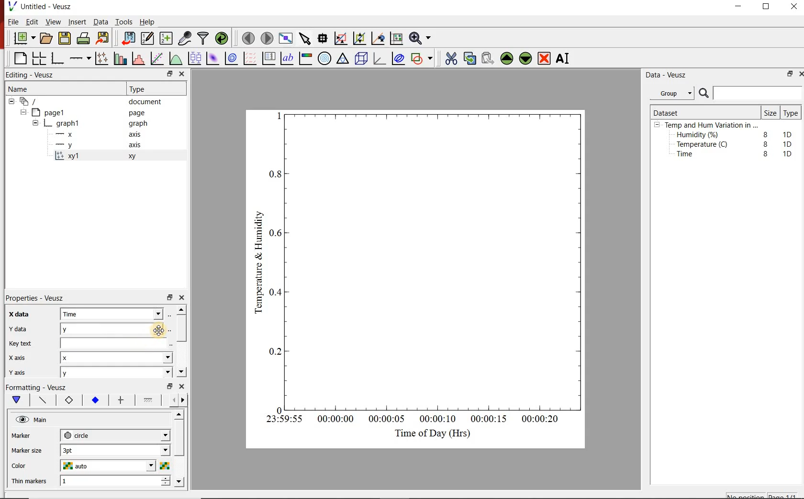 Image resolution: width=804 pixels, height=499 pixels. I want to click on plot a 2d dataset as contours, so click(234, 59).